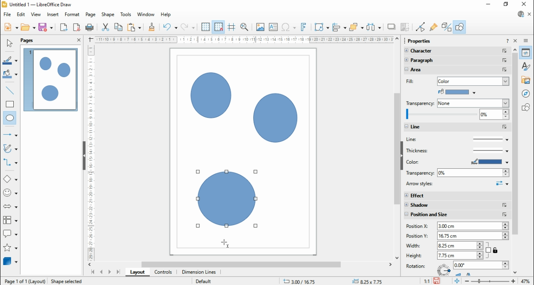  I want to click on edit, so click(21, 15).